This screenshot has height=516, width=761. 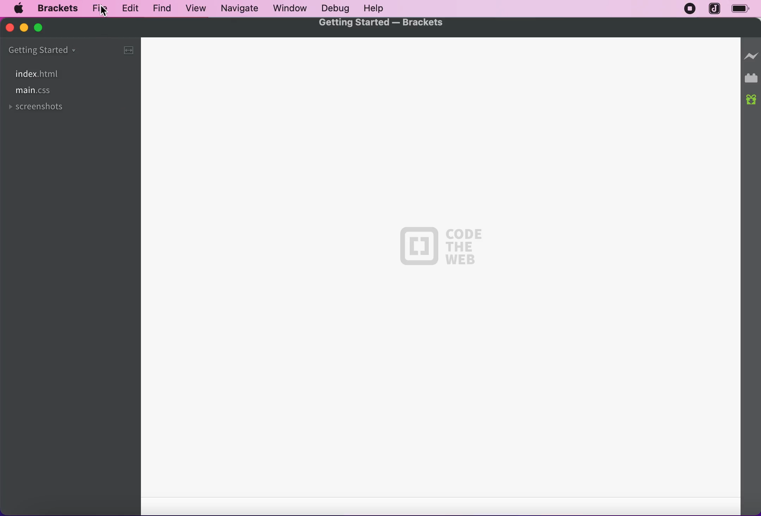 I want to click on close, so click(x=11, y=28).